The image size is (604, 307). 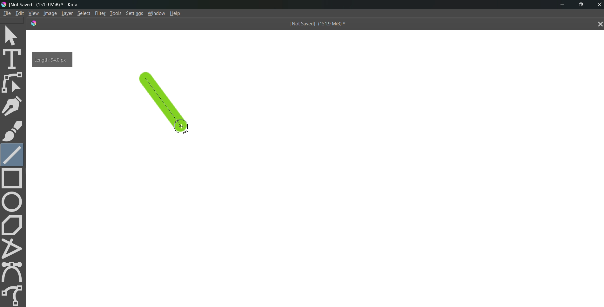 What do you see at coordinates (20, 13) in the screenshot?
I see `Edit` at bounding box center [20, 13].